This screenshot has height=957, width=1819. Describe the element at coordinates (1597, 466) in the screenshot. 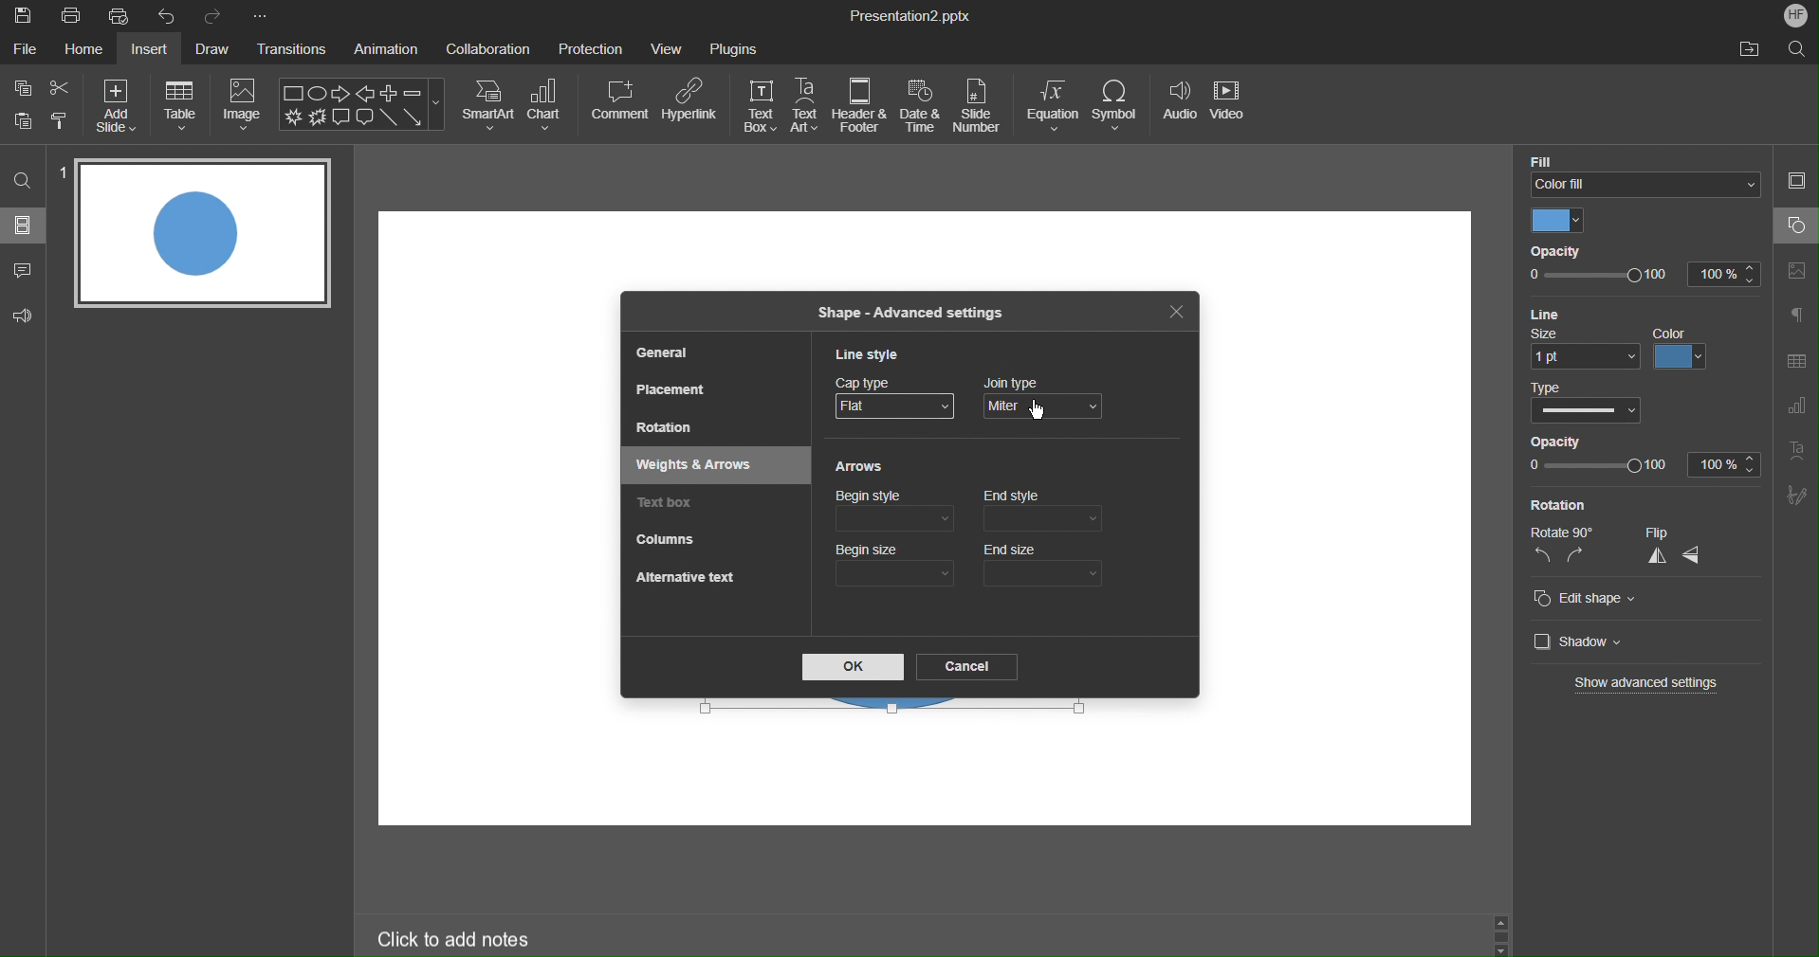

I see `opacity slider` at that location.